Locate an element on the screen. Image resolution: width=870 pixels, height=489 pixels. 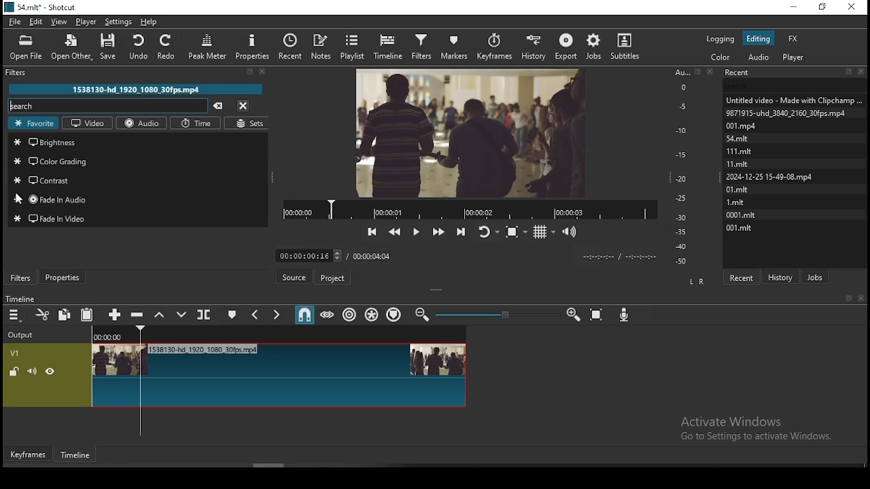
timeline is located at coordinates (77, 458).